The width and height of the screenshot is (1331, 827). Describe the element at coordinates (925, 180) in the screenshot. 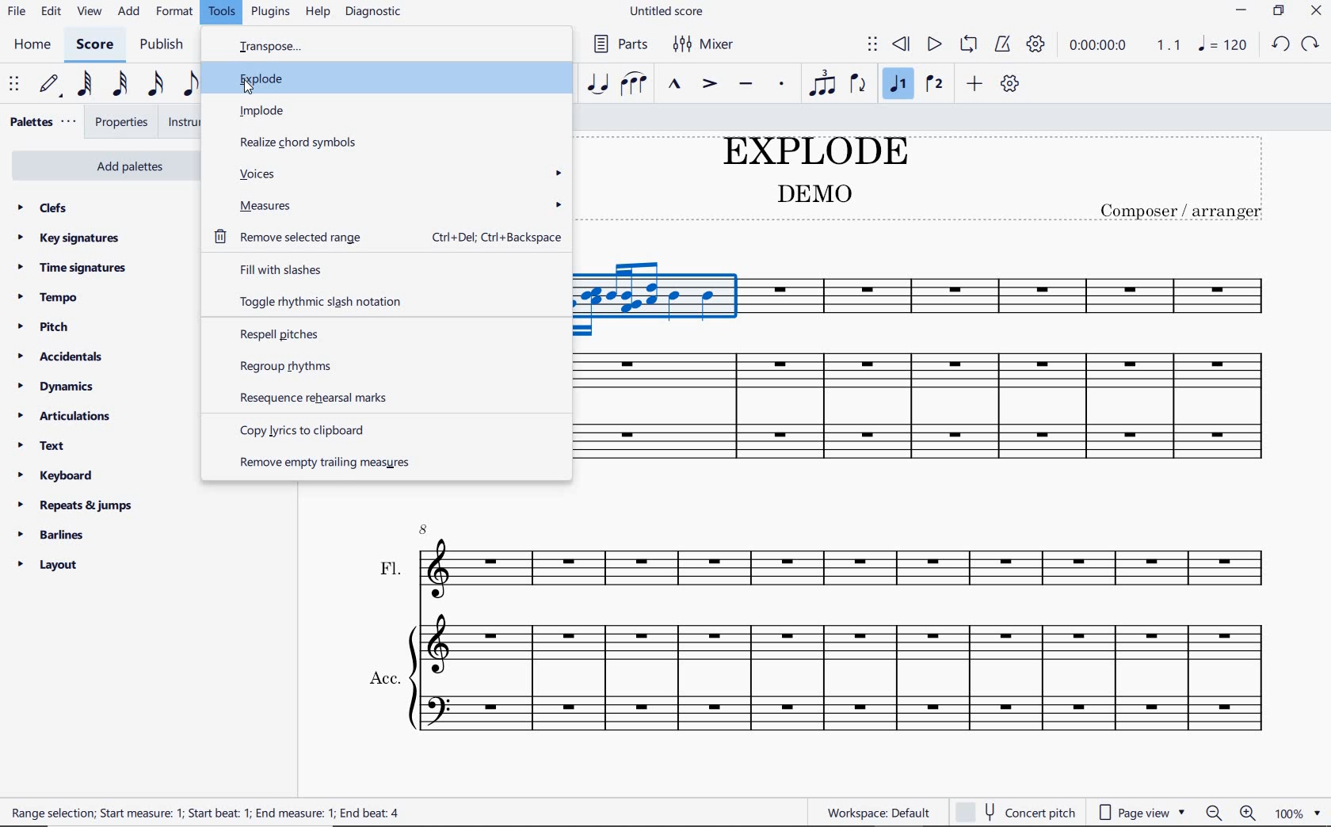

I see `title` at that location.